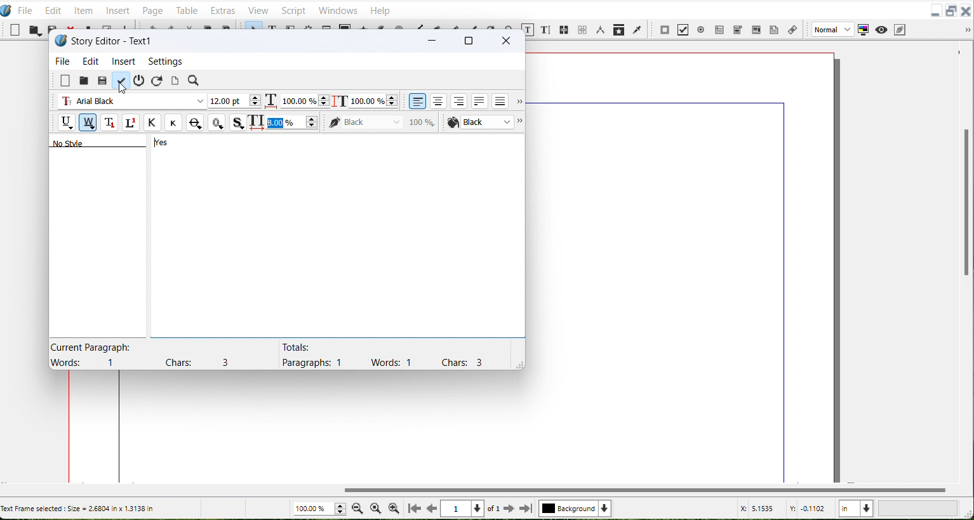 Image resolution: width=974 pixels, height=520 pixels. Describe the element at coordinates (15, 30) in the screenshot. I see `New` at that location.